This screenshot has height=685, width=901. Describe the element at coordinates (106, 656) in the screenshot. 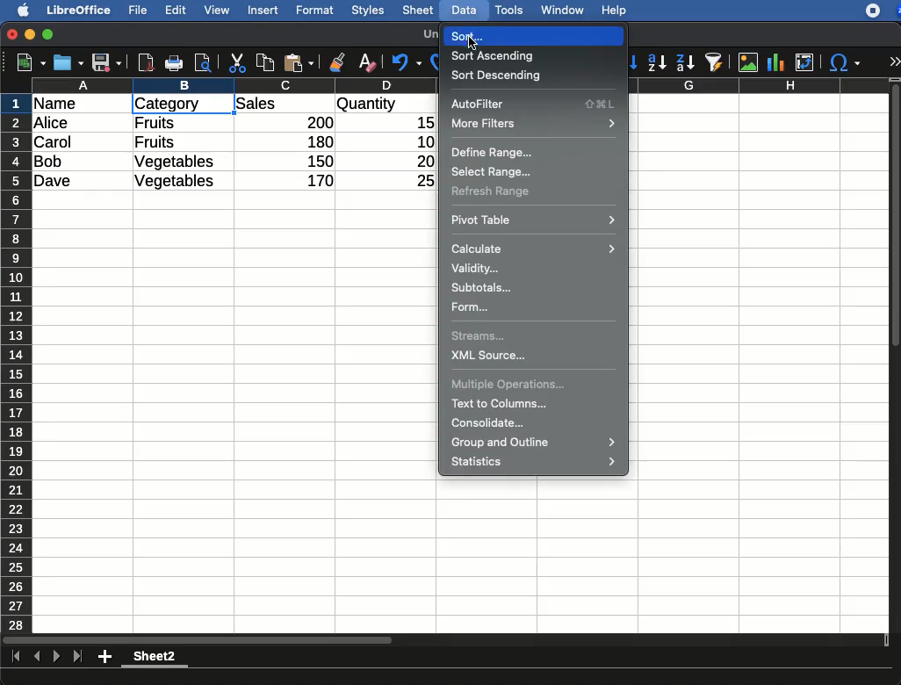

I see `add` at that location.